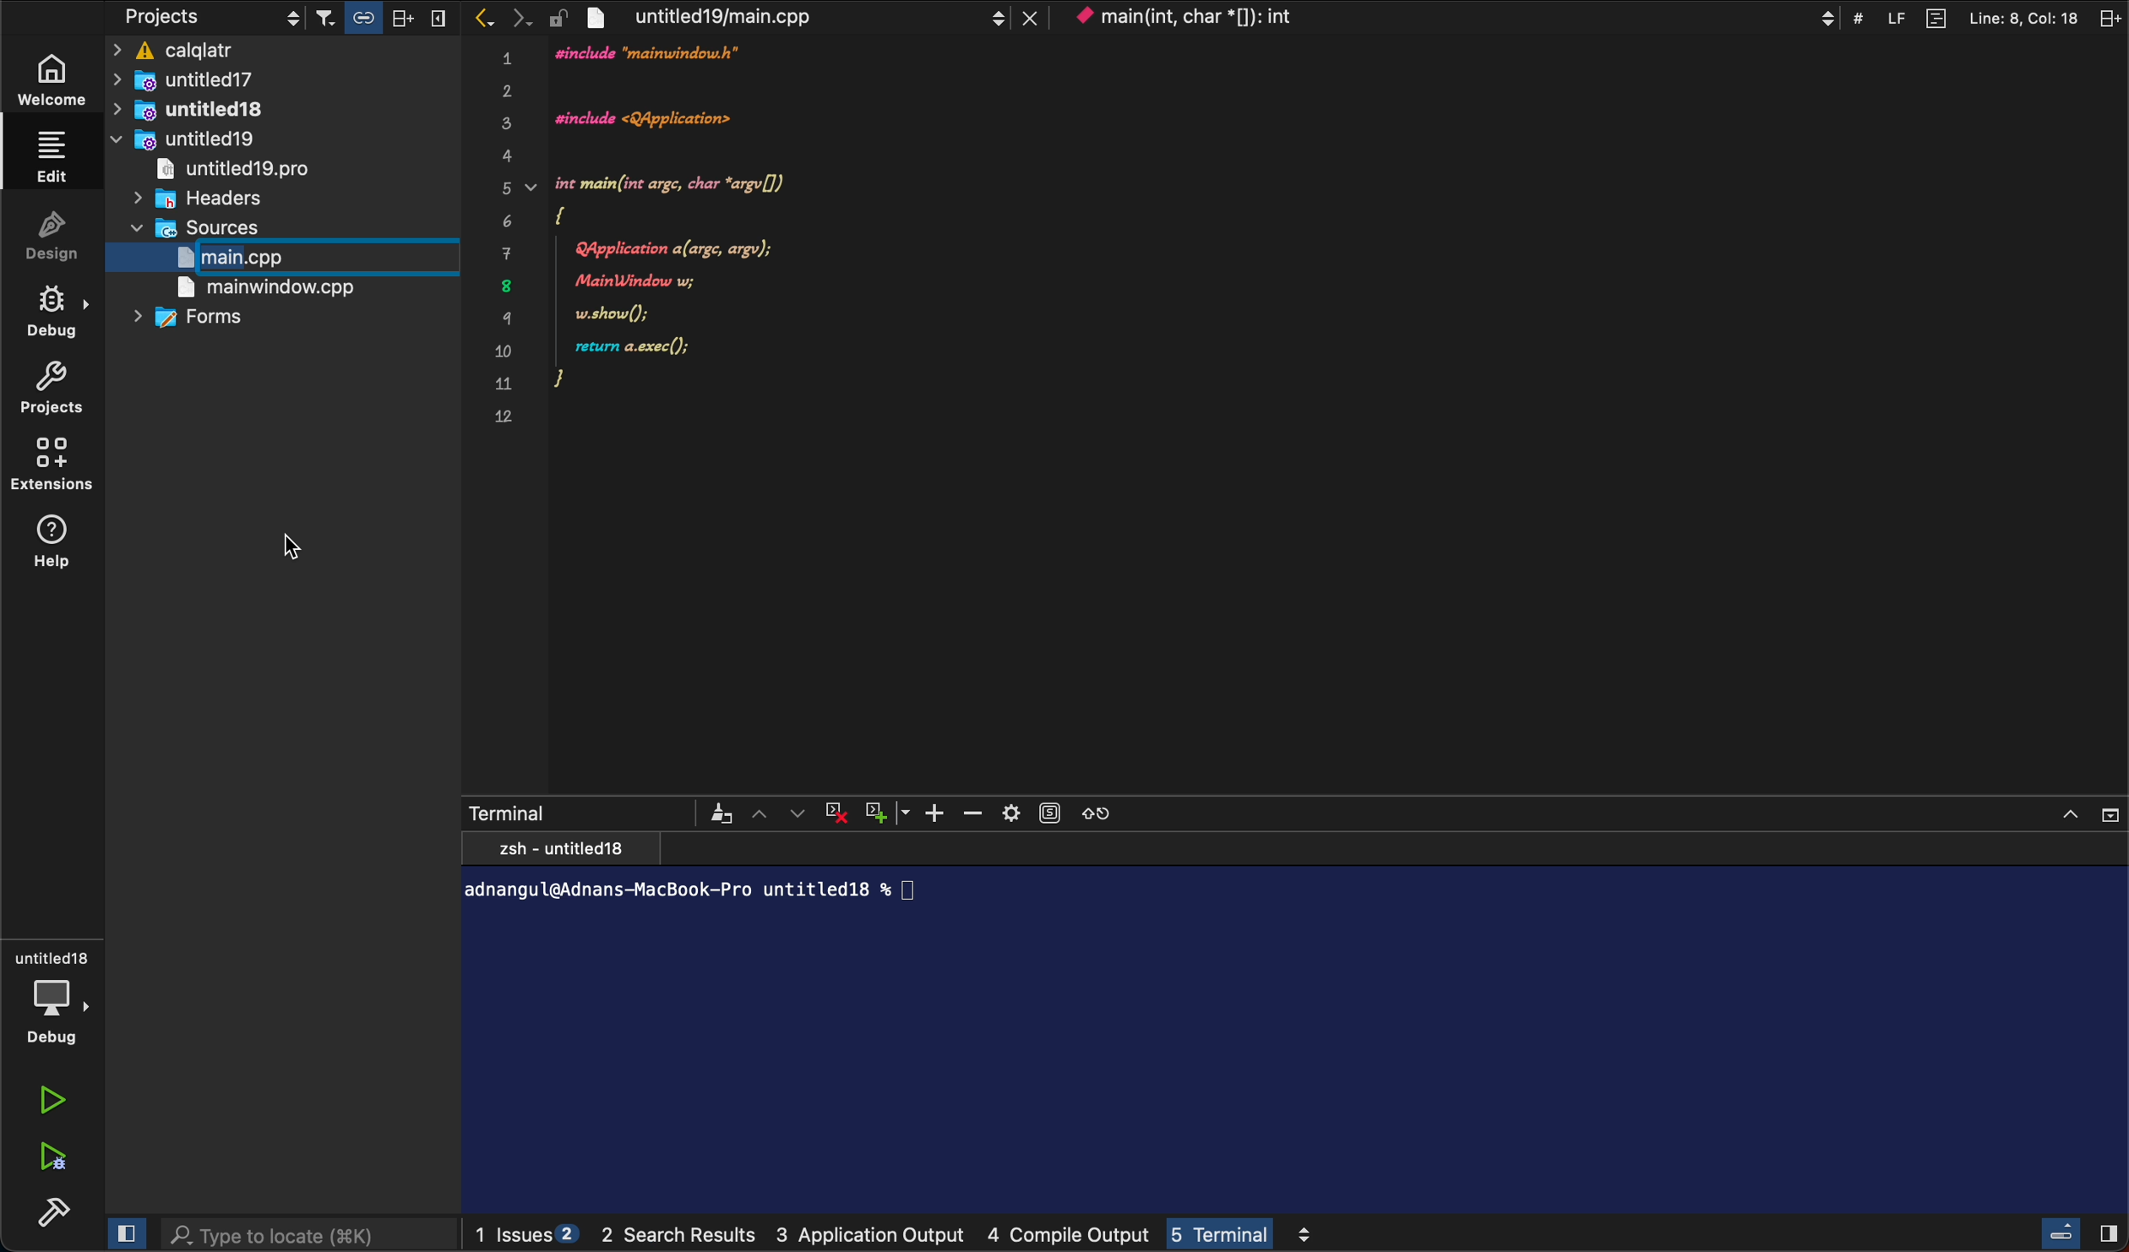  Describe the element at coordinates (836, 812) in the screenshot. I see `Close Terminal` at that location.